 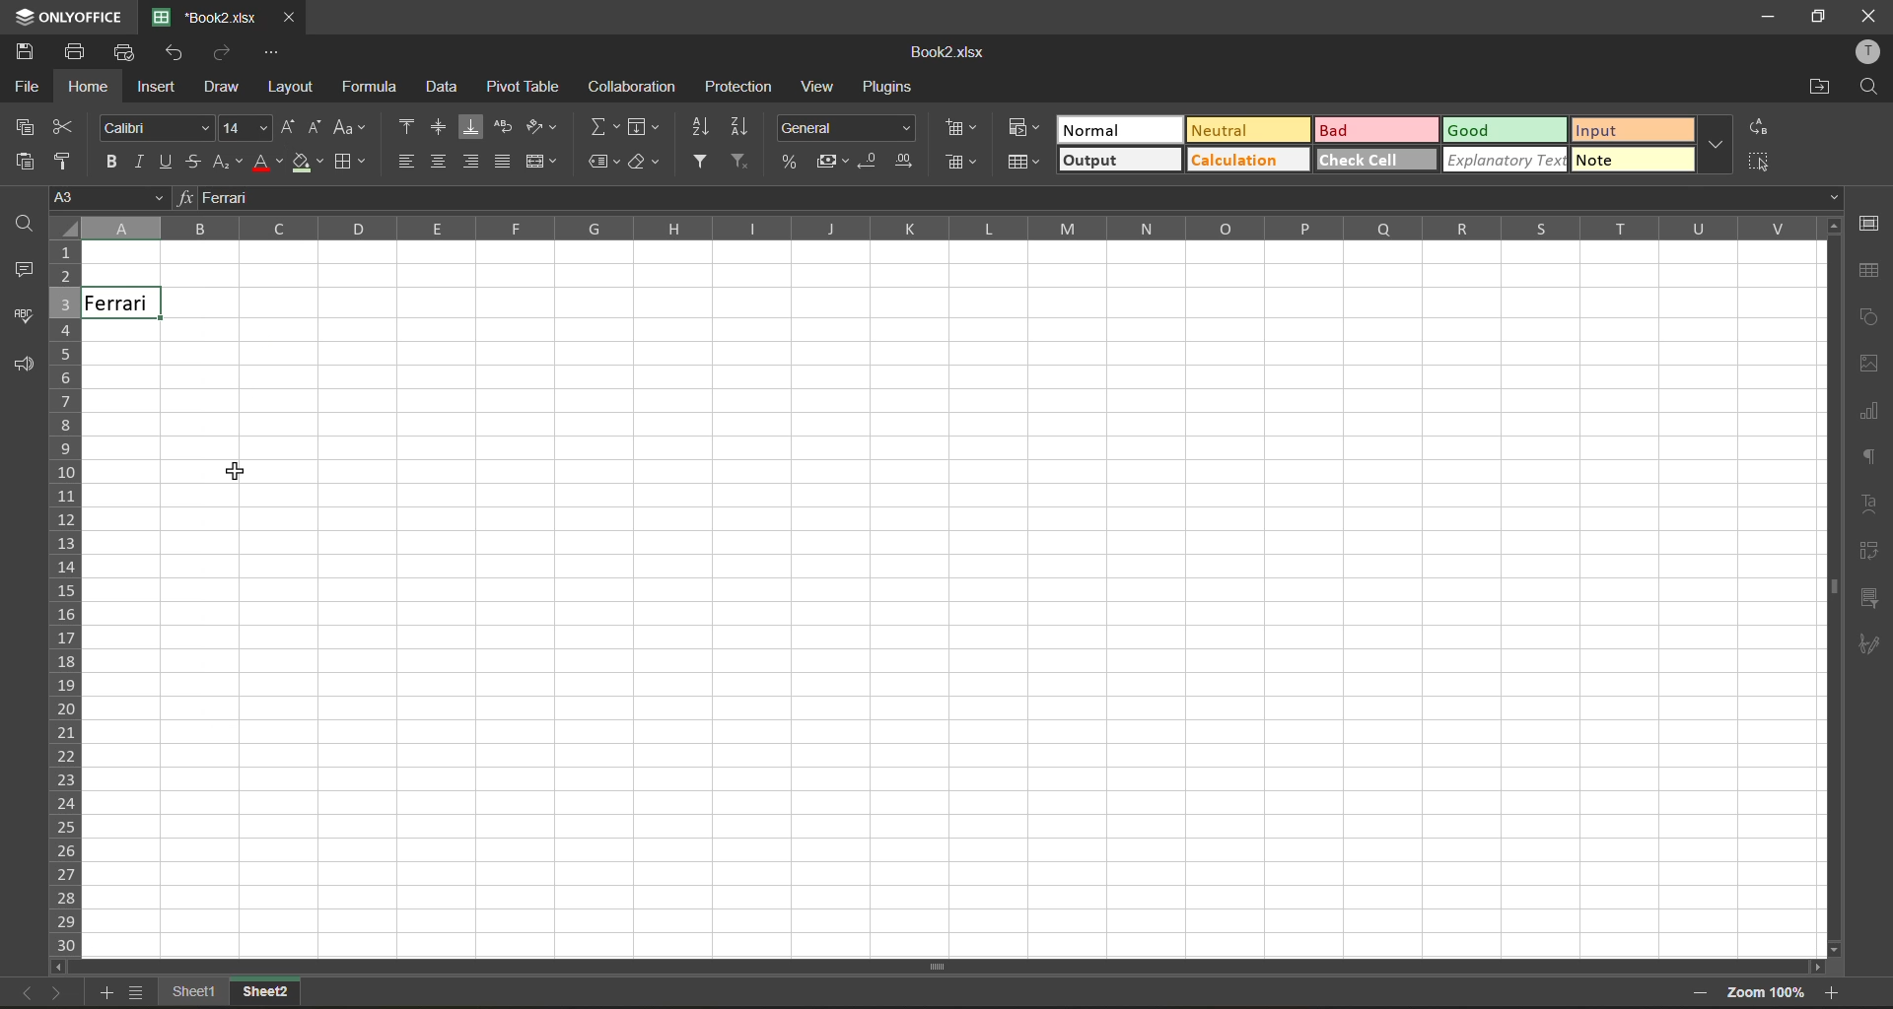 What do you see at coordinates (603, 158) in the screenshot?
I see `named ranges` at bounding box center [603, 158].